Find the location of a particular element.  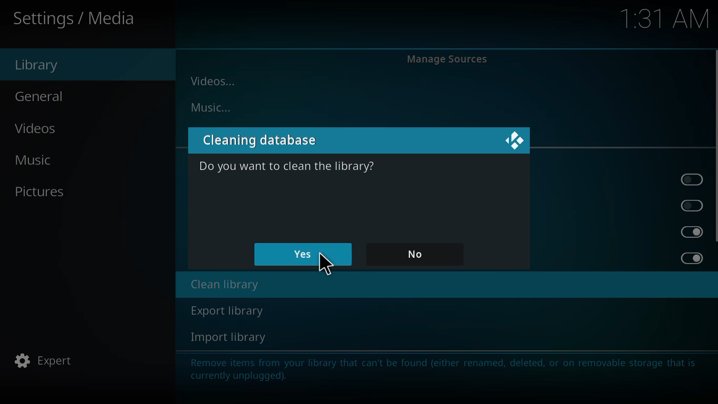

Pictures is located at coordinates (44, 195).